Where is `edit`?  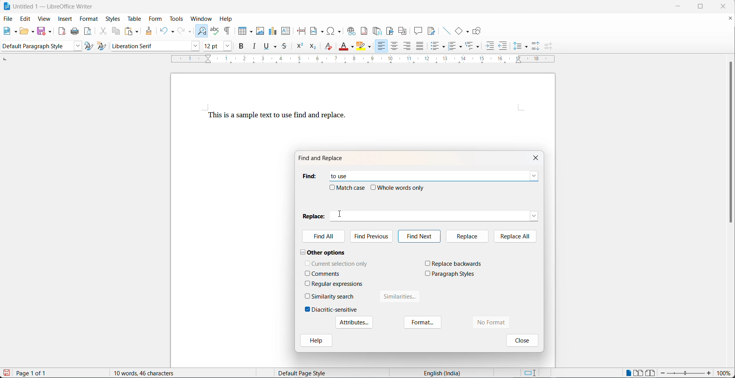
edit is located at coordinates (26, 19).